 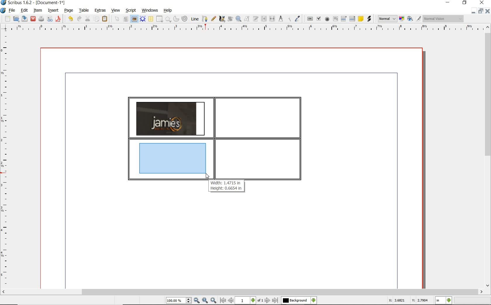 I want to click on copy item properties, so click(x=289, y=19).